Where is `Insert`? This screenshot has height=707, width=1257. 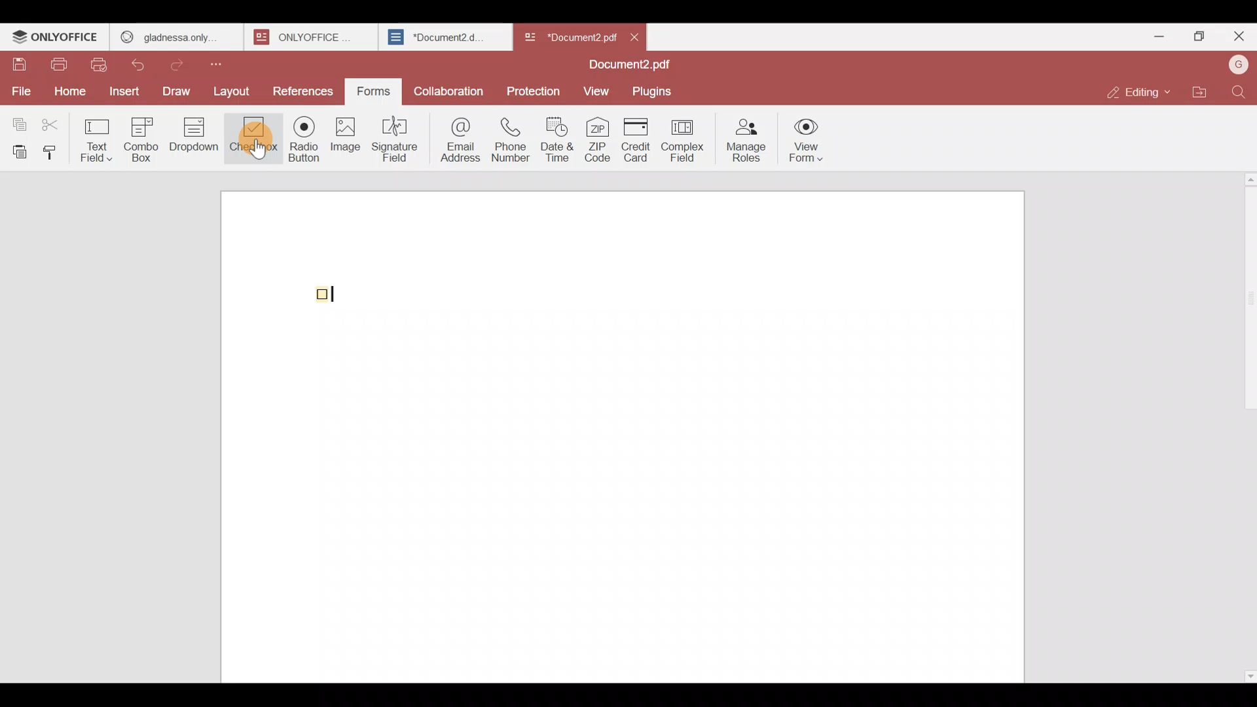 Insert is located at coordinates (122, 90).